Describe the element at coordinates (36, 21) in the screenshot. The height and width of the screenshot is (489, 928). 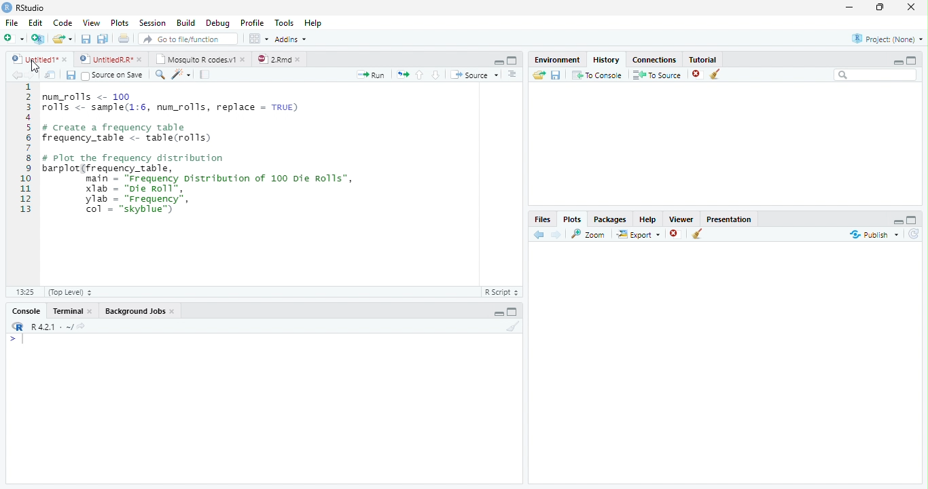
I see `Edit` at that location.